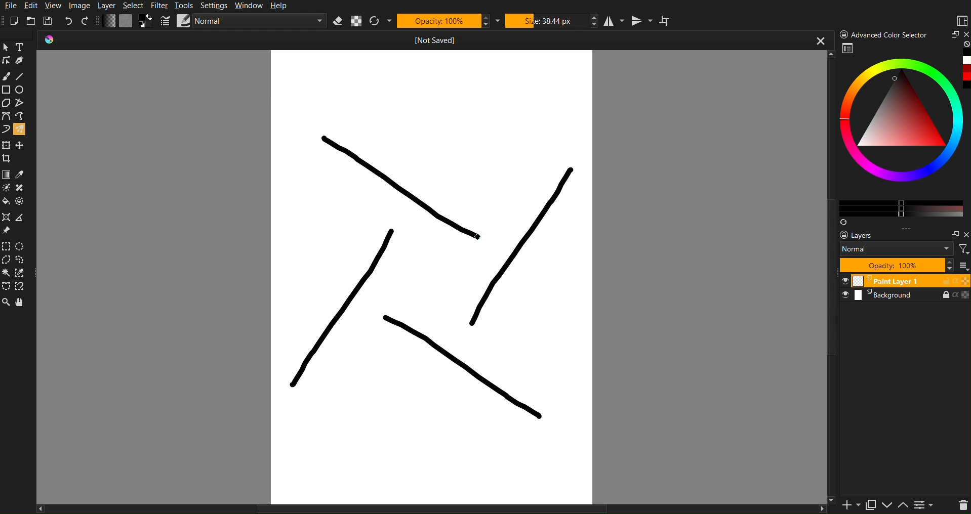 This screenshot has height=514, width=971. Describe the element at coordinates (22, 129) in the screenshot. I see `Mouse` at that location.